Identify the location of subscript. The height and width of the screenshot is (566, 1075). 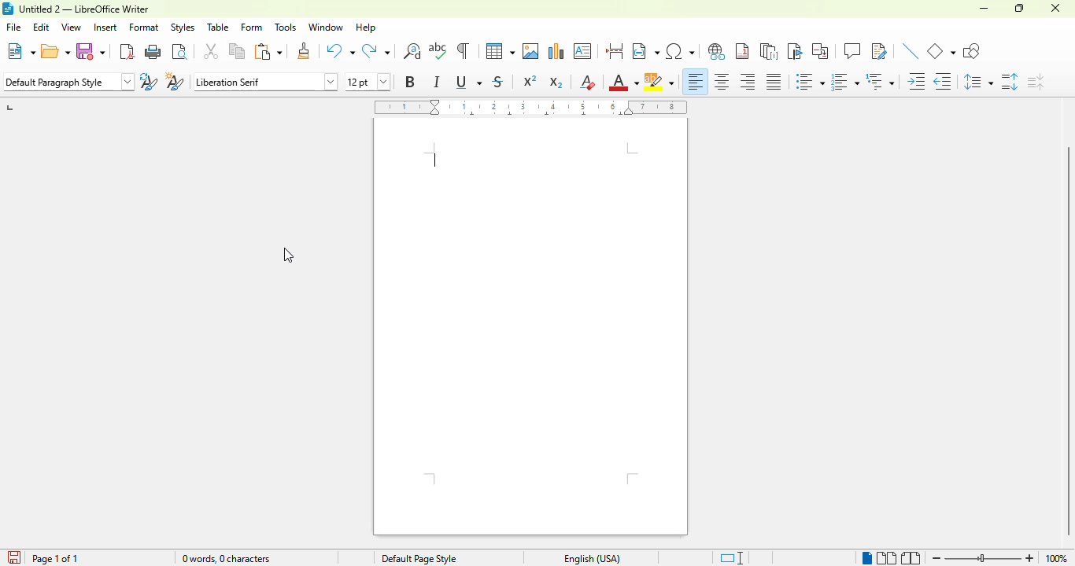
(556, 82).